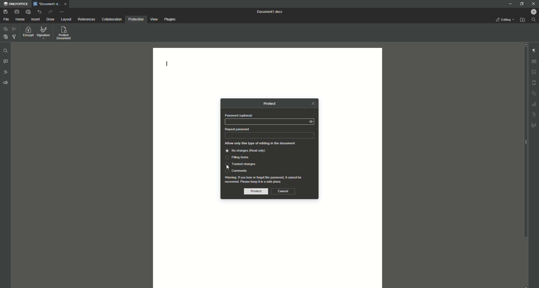  I want to click on close, so click(65, 4).